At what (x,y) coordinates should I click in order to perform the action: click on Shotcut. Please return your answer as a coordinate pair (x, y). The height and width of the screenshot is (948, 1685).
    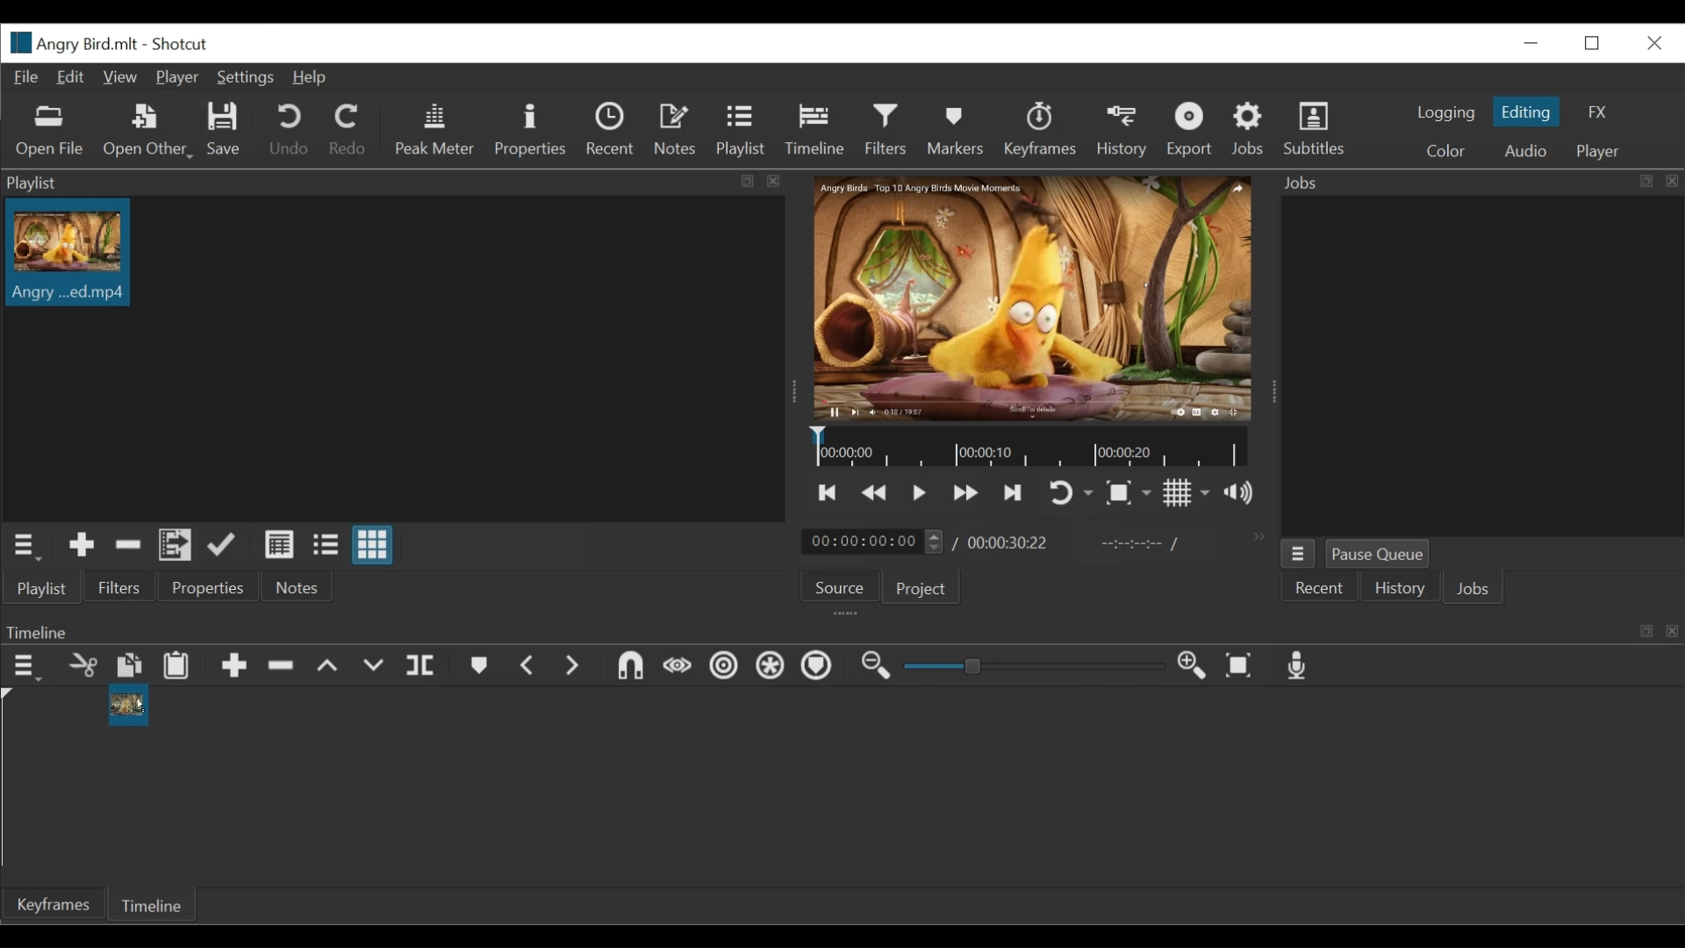
    Looking at the image, I should click on (182, 45).